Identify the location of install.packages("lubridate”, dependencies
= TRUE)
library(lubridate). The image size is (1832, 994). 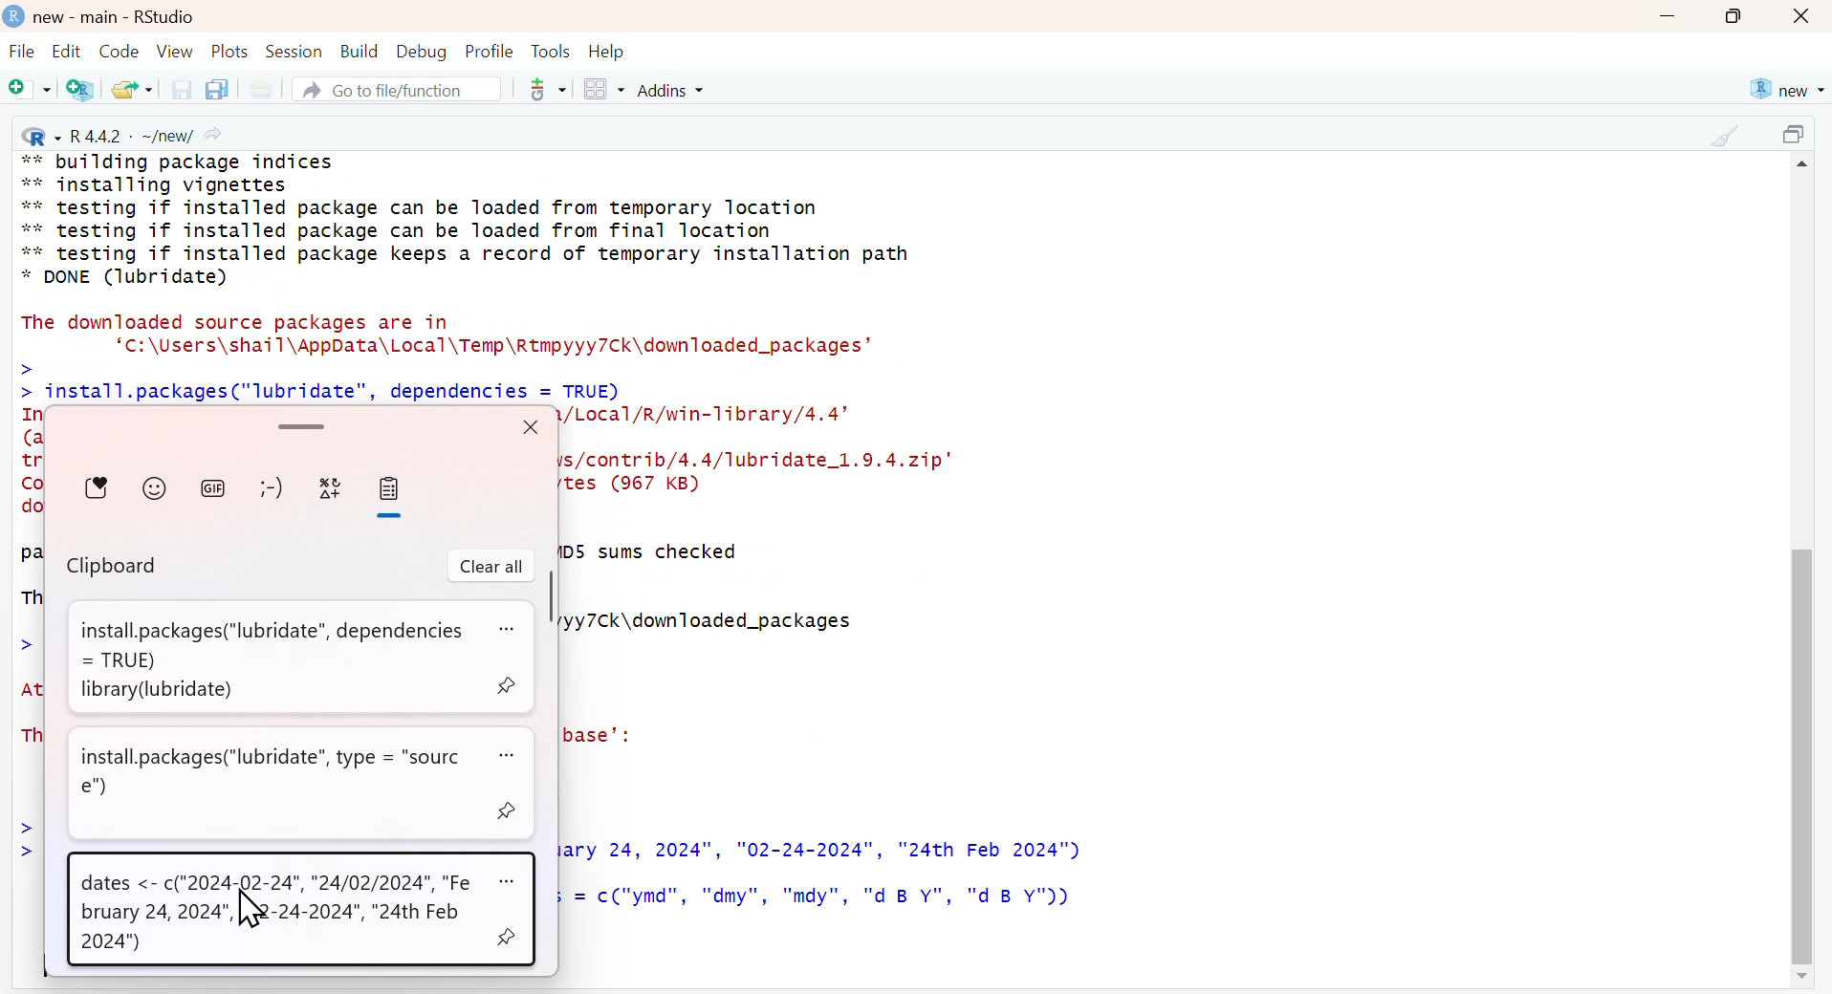
(266, 658).